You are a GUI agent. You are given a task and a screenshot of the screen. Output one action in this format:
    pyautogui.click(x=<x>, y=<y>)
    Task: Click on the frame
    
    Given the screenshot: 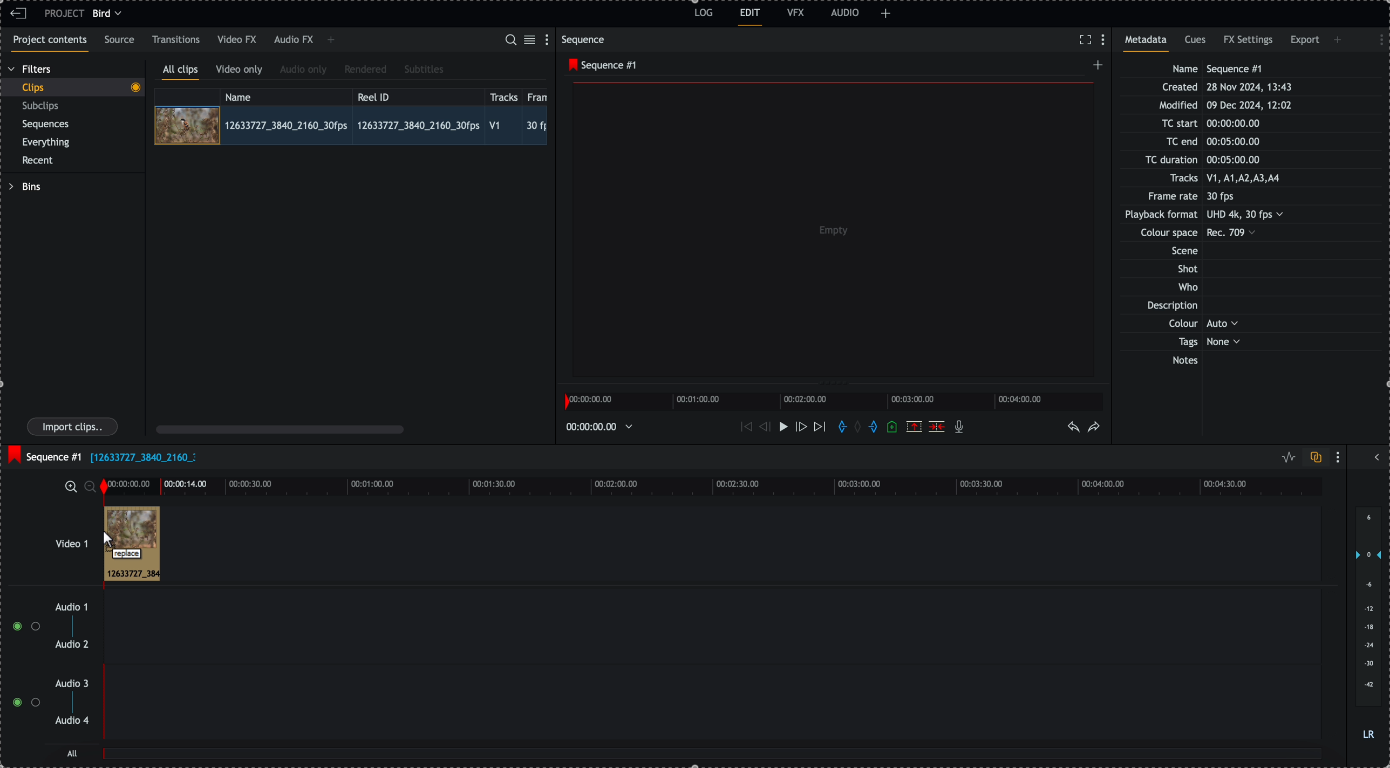 What is the action you would take?
    pyautogui.click(x=540, y=95)
    